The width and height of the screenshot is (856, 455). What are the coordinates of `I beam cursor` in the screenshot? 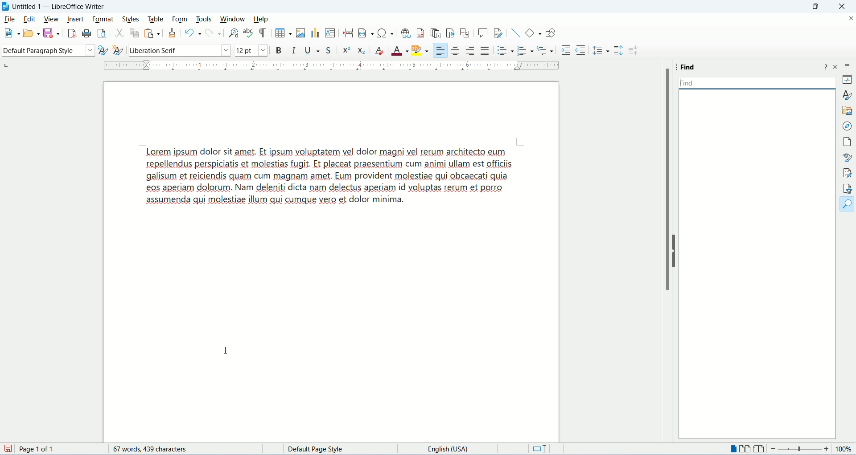 It's located at (226, 350).